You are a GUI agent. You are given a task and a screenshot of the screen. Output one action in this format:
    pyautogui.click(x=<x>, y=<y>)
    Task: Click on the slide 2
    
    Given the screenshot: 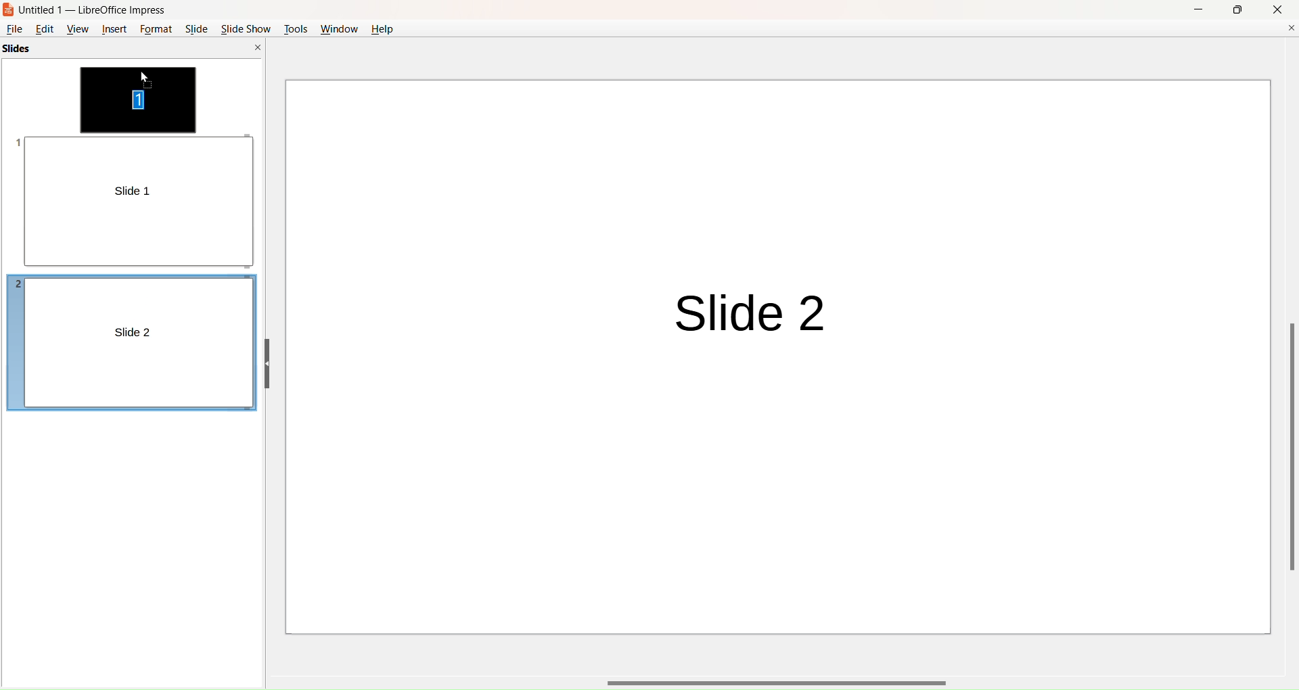 What is the action you would take?
    pyautogui.click(x=743, y=317)
    